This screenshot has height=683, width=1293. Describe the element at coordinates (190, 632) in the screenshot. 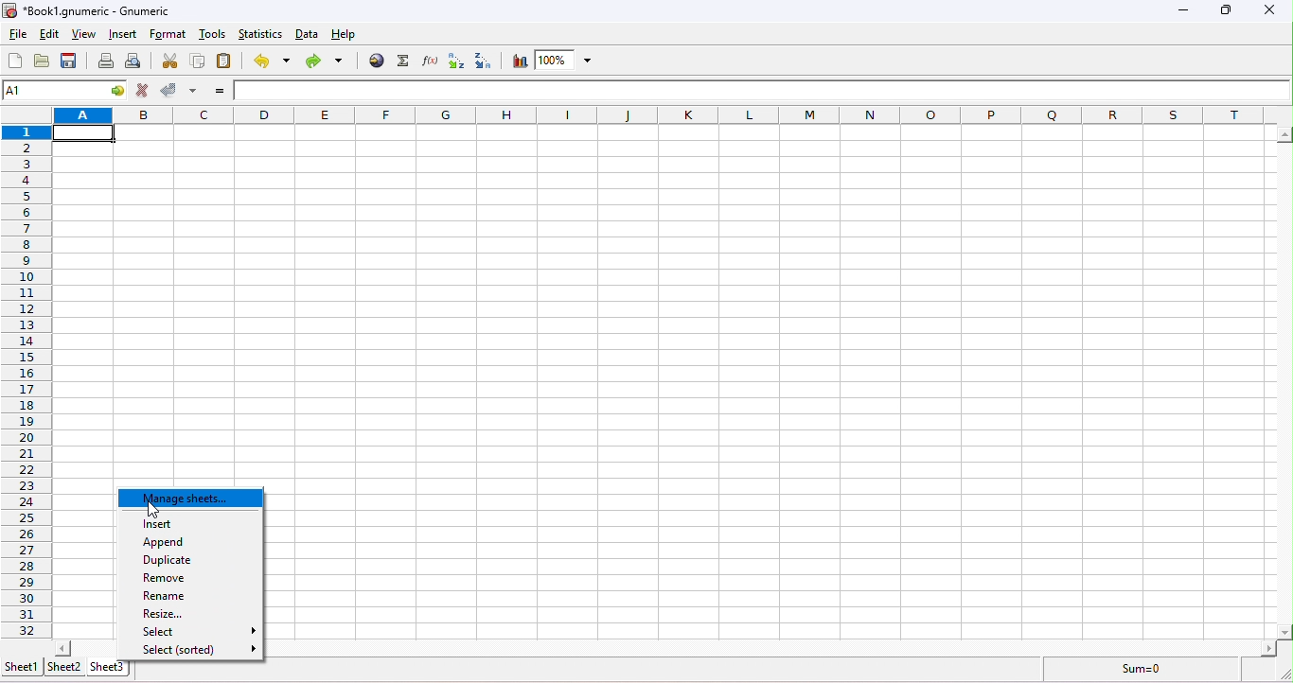

I see `select` at that location.